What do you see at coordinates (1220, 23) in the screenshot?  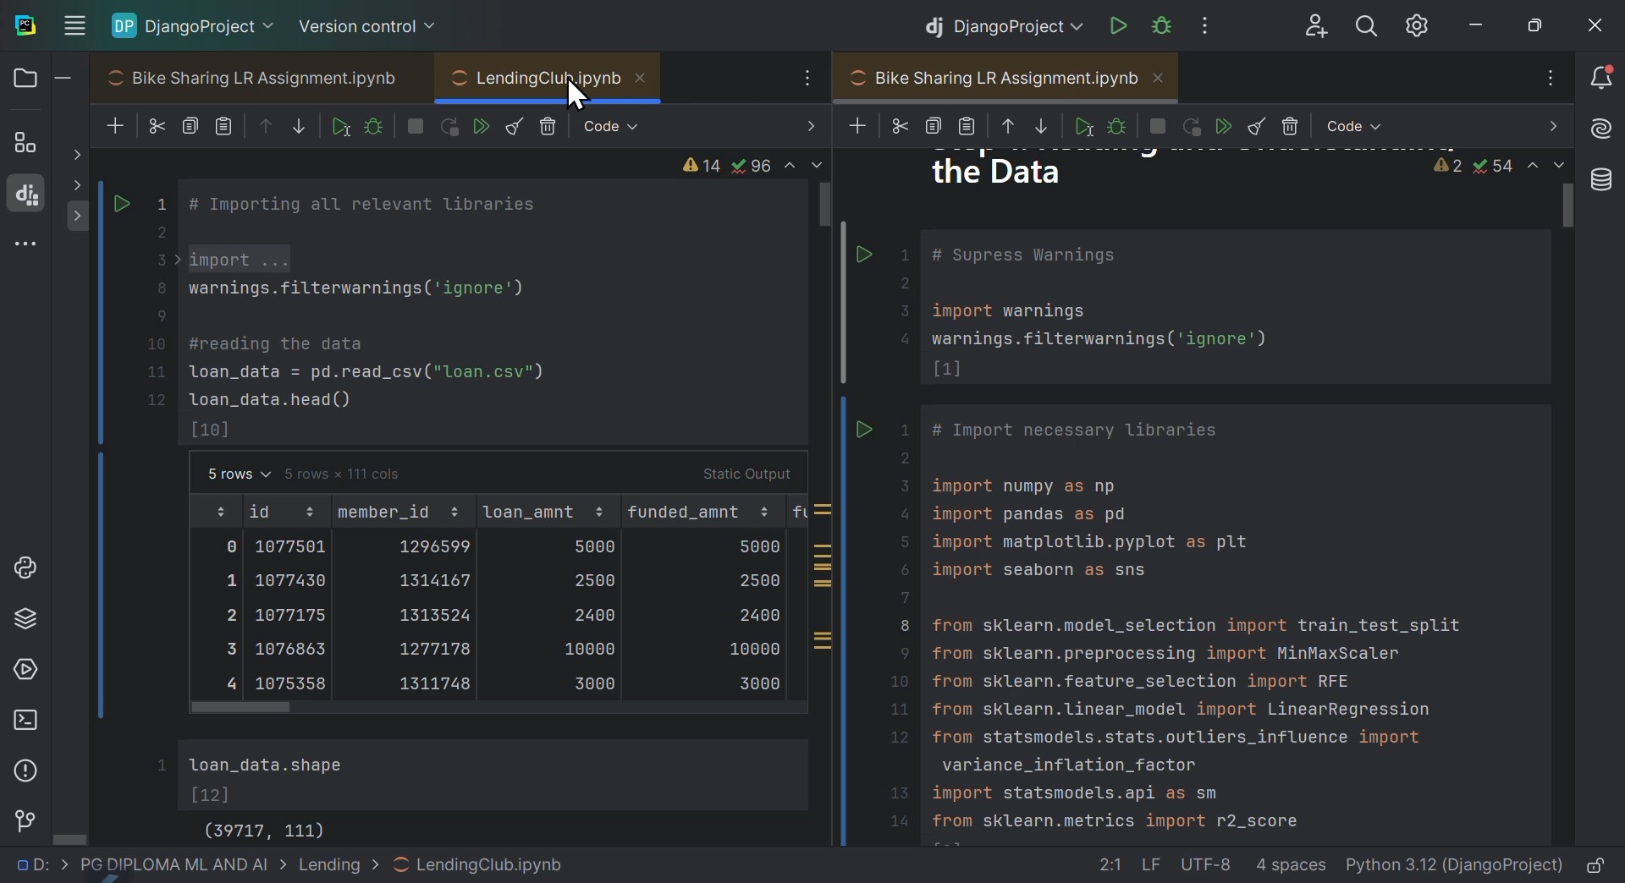 I see `More options` at bounding box center [1220, 23].